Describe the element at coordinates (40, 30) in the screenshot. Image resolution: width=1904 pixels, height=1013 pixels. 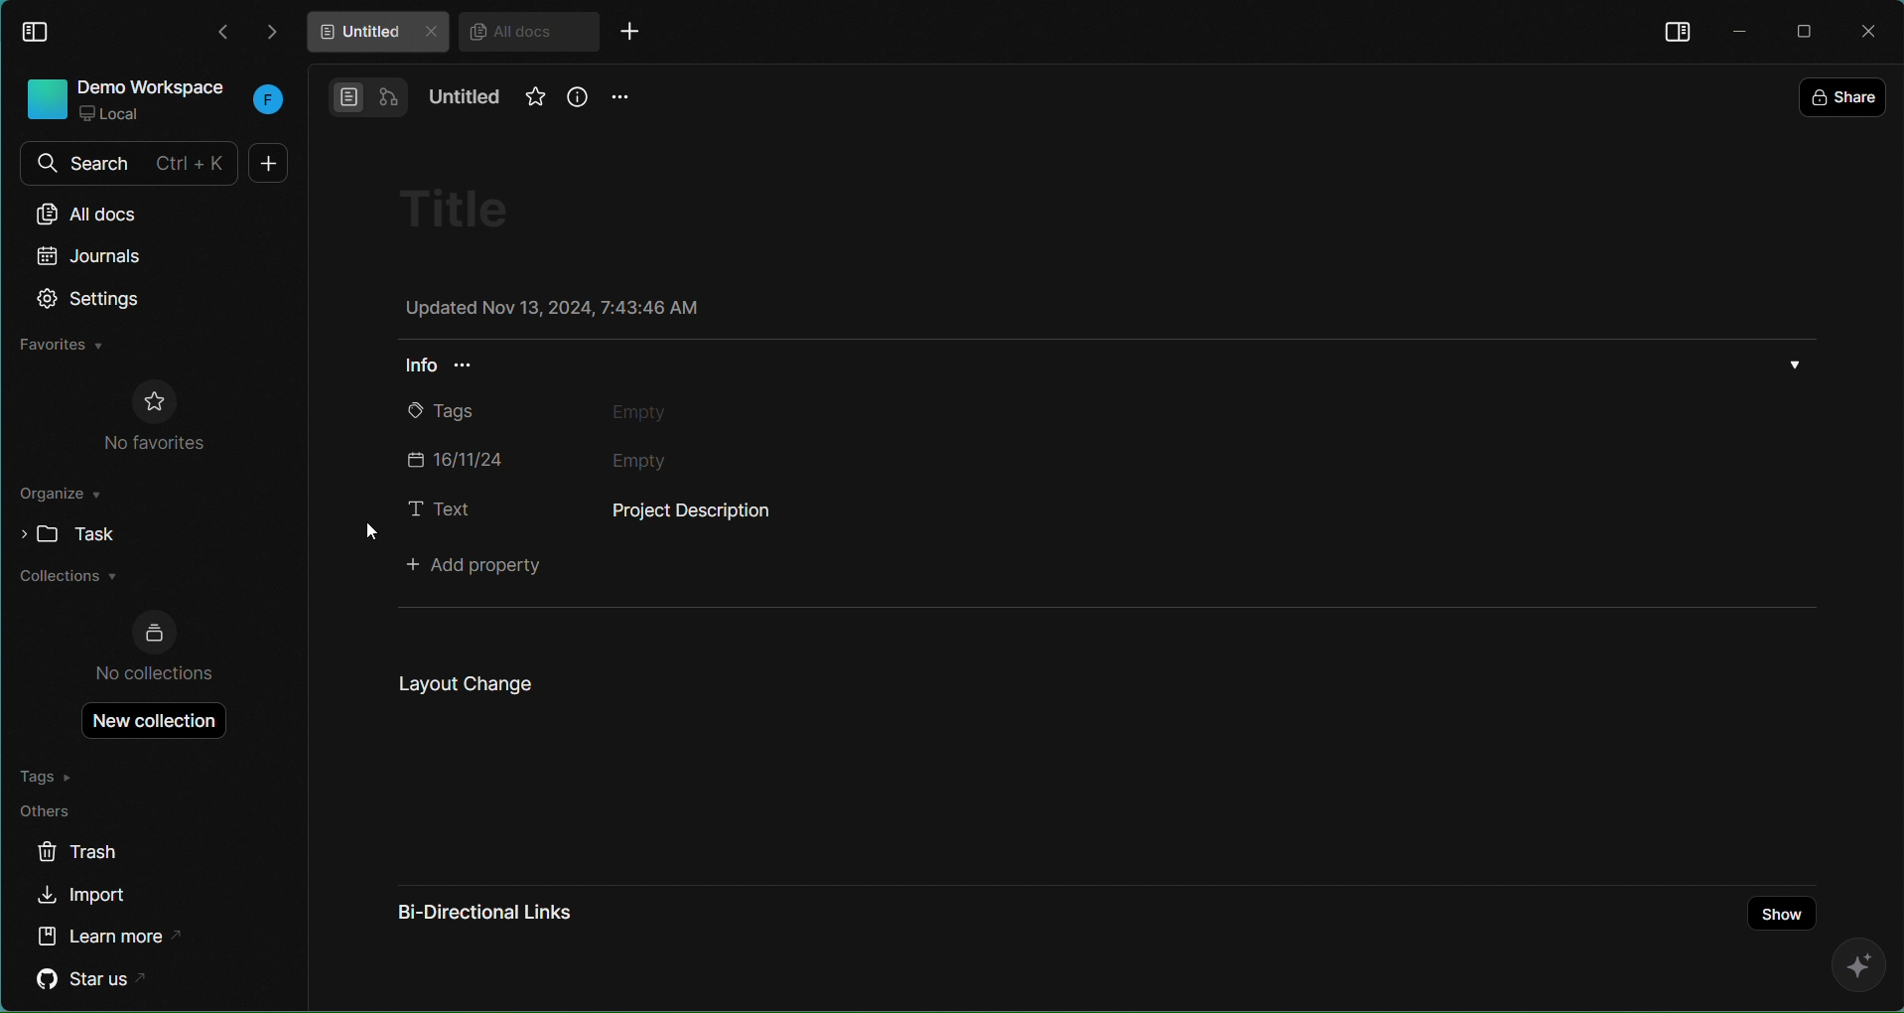
I see `display` at that location.